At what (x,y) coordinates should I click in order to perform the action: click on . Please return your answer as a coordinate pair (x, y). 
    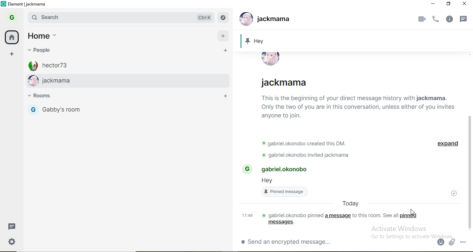
    Looking at the image, I should click on (422, 19).